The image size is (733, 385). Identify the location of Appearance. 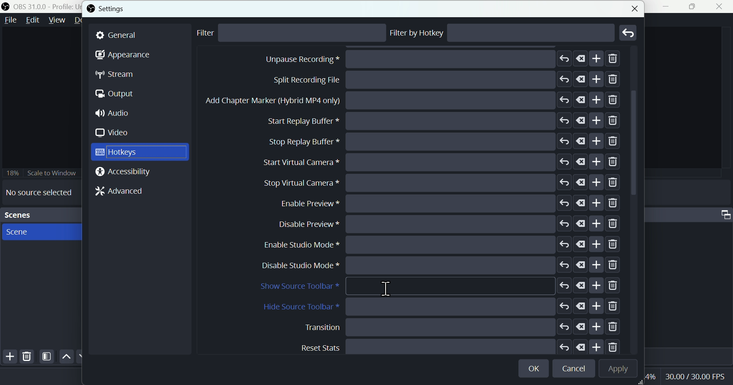
(123, 57).